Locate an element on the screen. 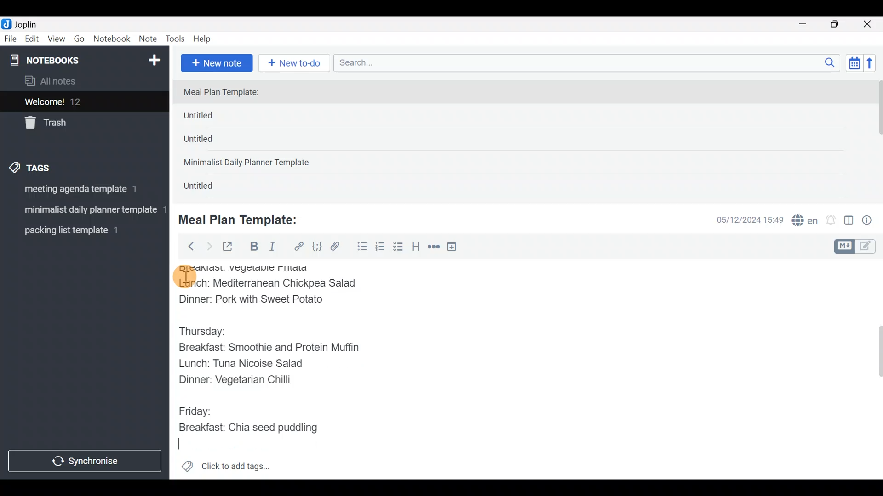  Lunch: Tuna Nicoise Salad is located at coordinates (251, 366).